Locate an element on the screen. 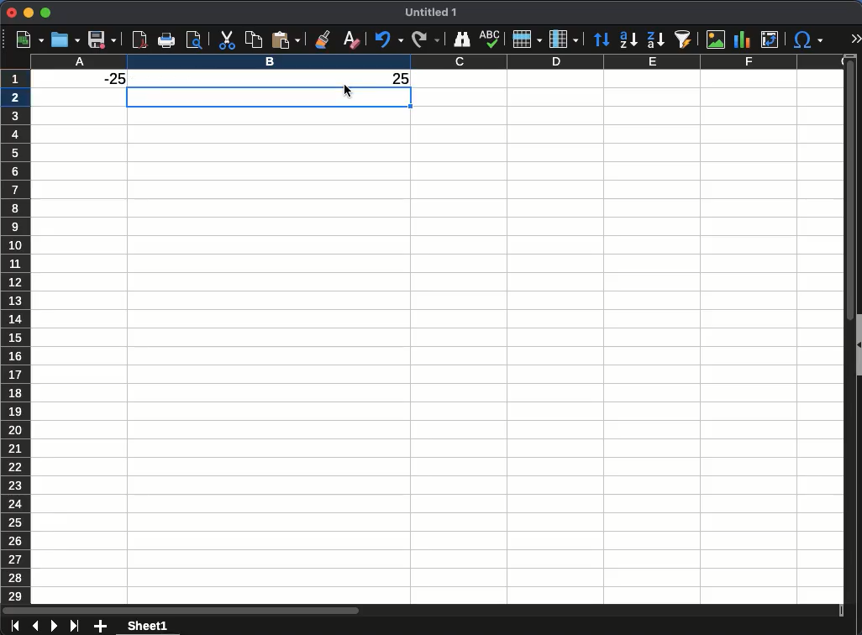 This screenshot has height=635, width=862. previous sheet is located at coordinates (37, 627).